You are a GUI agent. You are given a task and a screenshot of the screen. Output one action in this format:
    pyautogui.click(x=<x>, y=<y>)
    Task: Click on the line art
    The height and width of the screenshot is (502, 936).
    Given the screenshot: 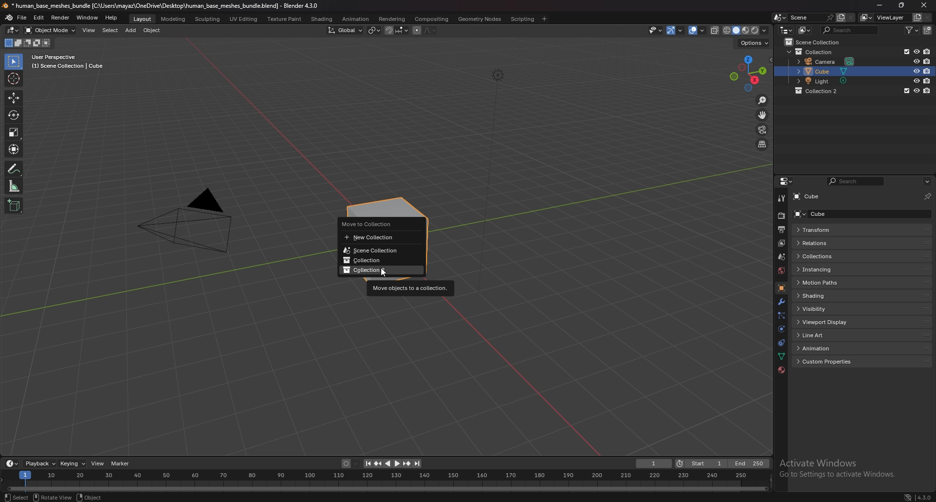 What is the action you would take?
    pyautogui.click(x=829, y=336)
    